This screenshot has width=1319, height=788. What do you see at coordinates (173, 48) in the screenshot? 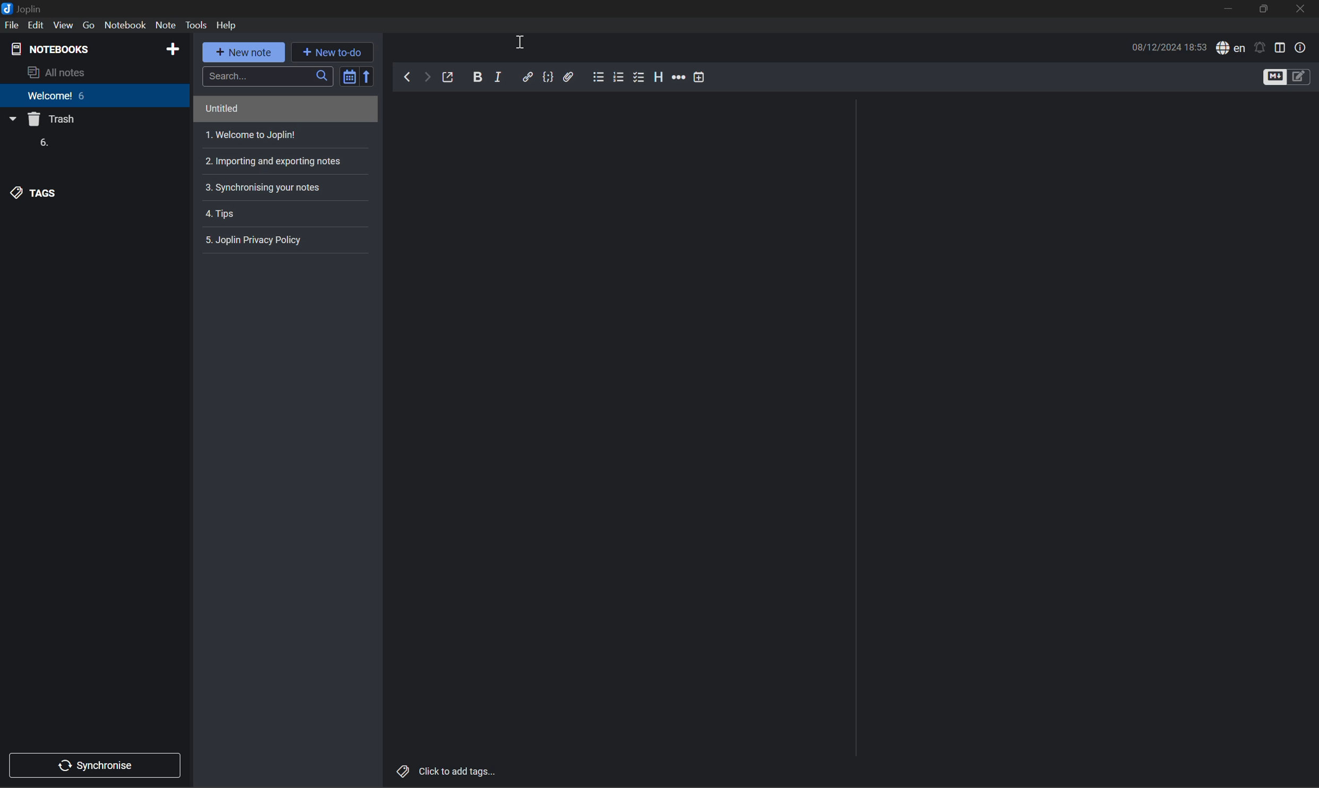
I see `Add notebook` at bounding box center [173, 48].